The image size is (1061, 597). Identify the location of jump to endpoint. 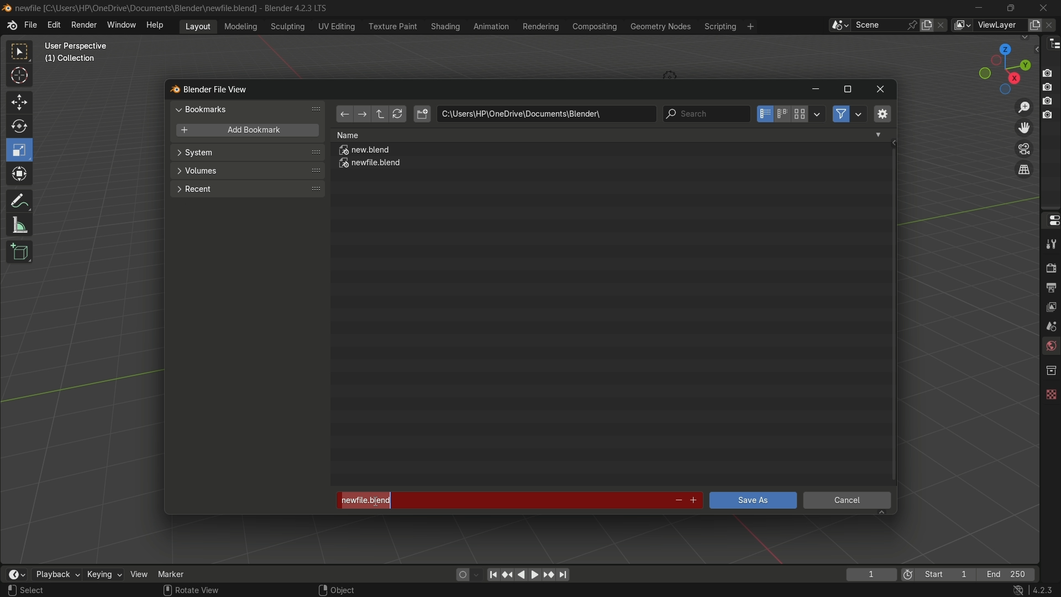
(564, 575).